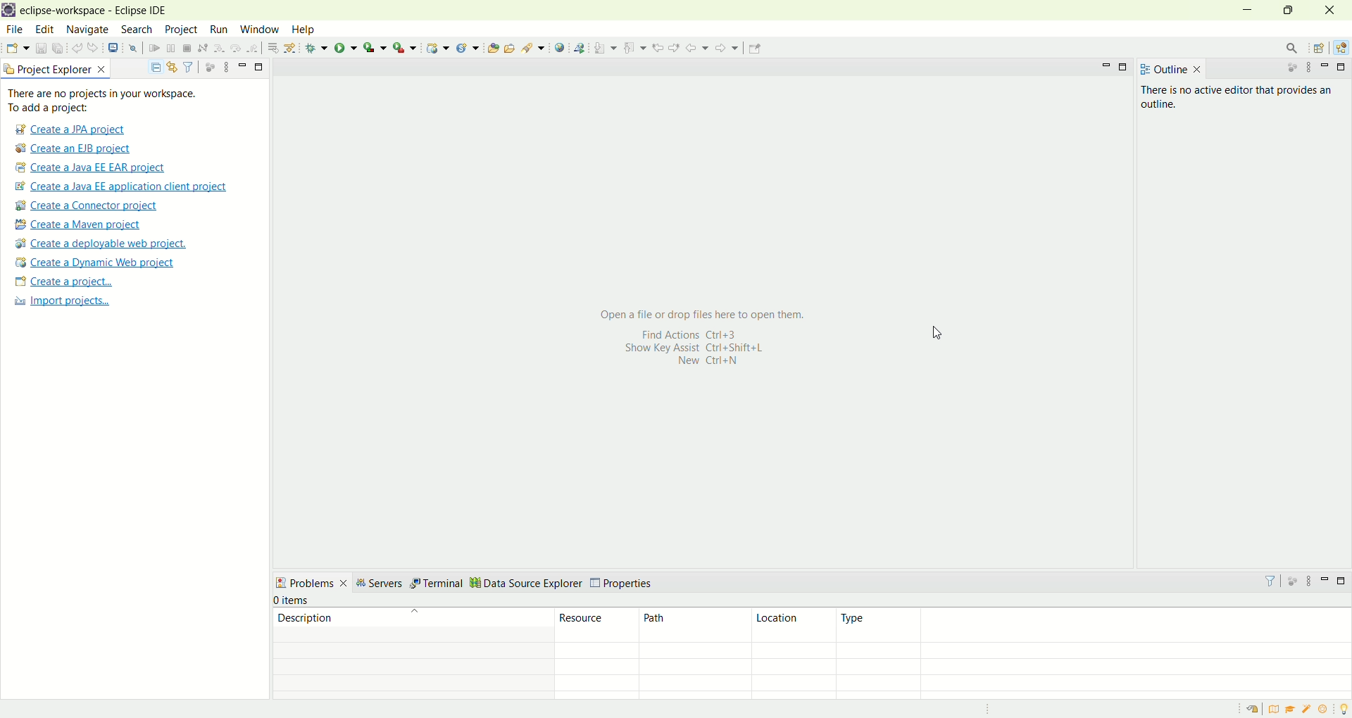  What do you see at coordinates (1290, 710) in the screenshot?
I see `tutorial` at bounding box center [1290, 710].